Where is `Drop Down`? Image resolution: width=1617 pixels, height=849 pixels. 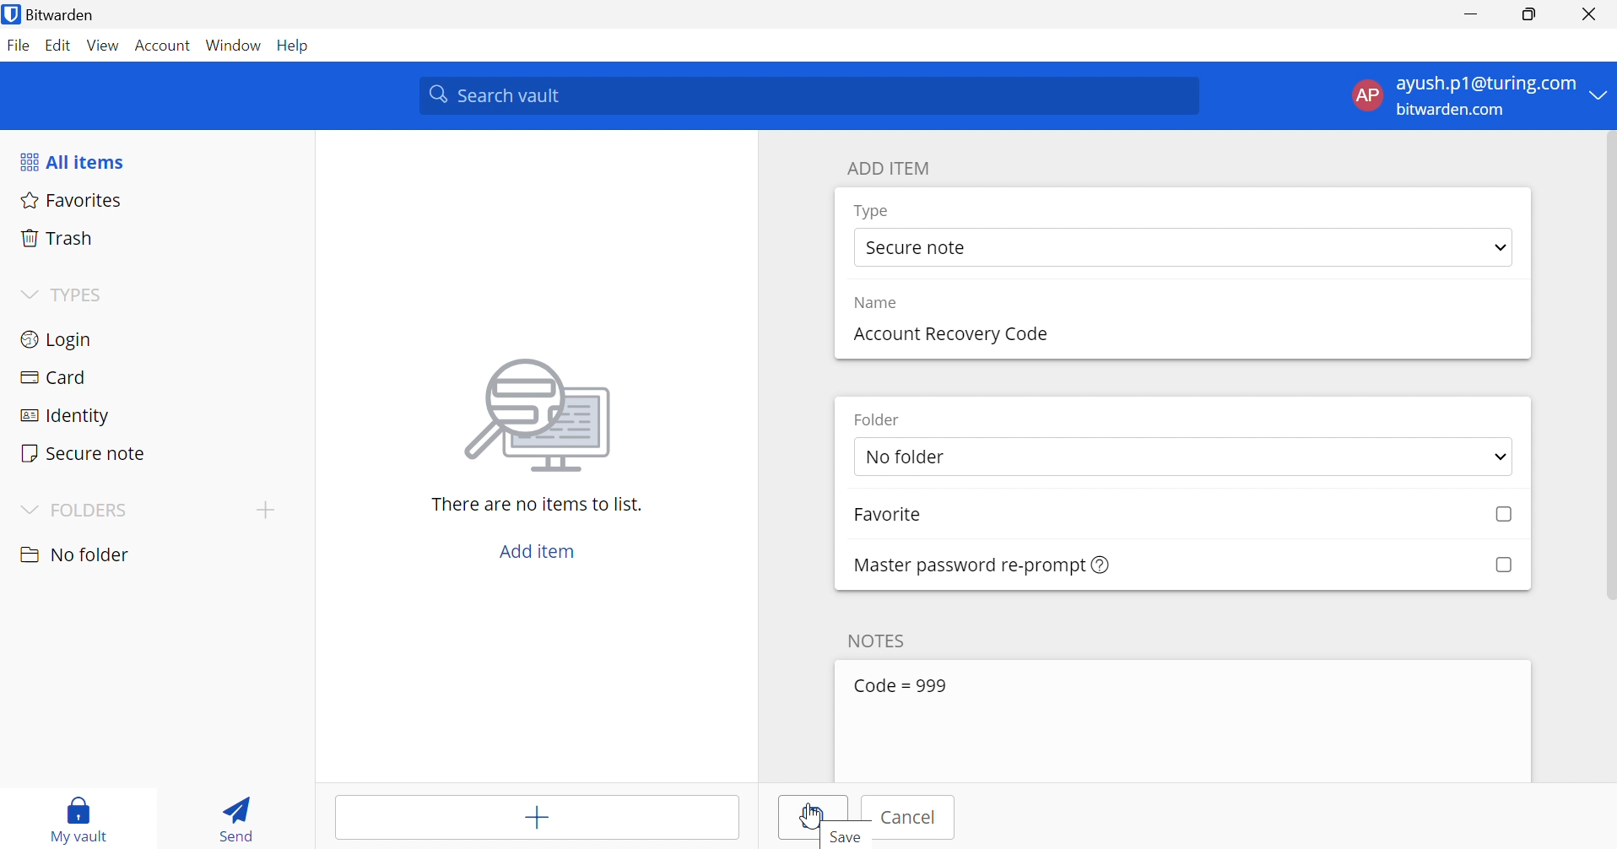
Drop Down is located at coordinates (1600, 96).